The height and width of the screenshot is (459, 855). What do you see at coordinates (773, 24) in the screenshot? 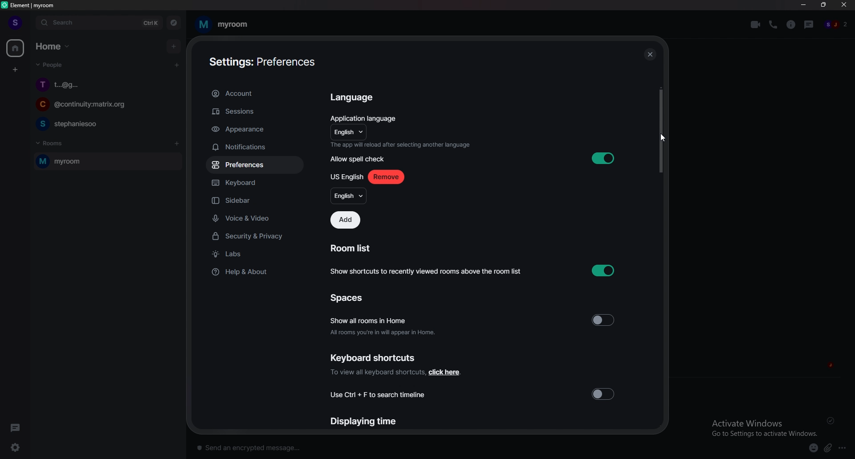
I see `voice call` at bounding box center [773, 24].